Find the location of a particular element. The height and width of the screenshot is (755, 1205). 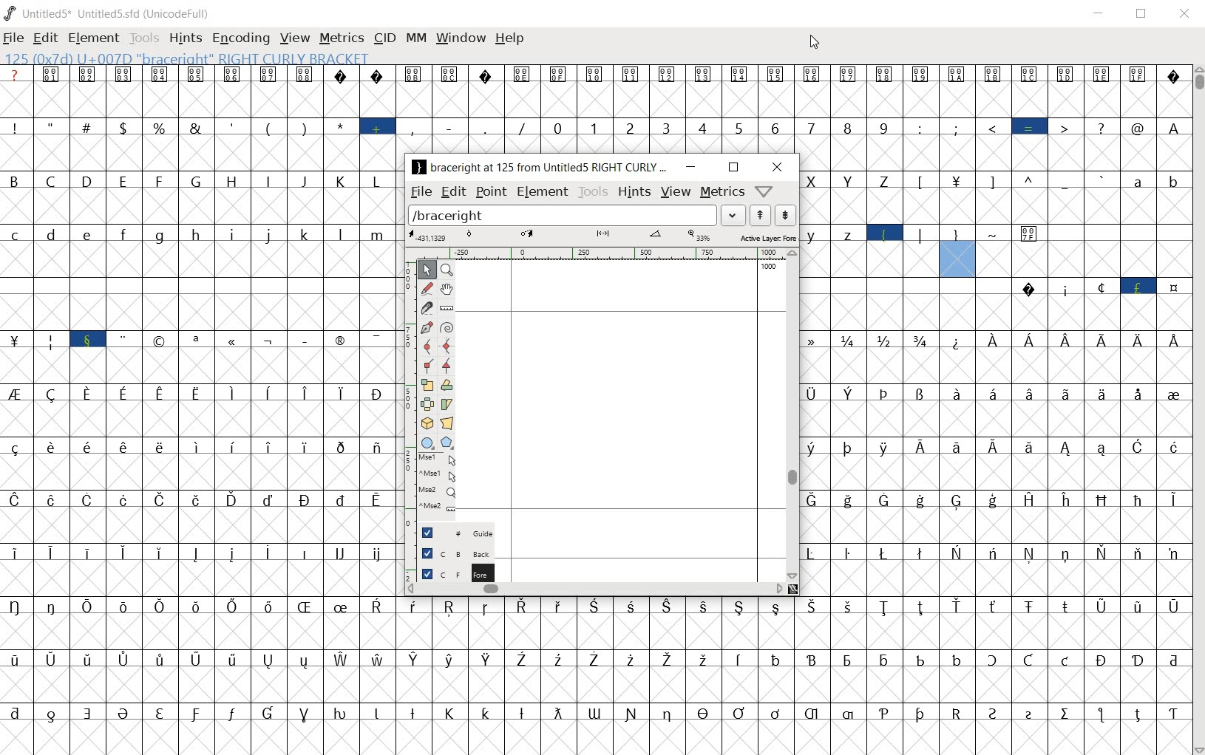

Rotate the selection is located at coordinates (447, 404).